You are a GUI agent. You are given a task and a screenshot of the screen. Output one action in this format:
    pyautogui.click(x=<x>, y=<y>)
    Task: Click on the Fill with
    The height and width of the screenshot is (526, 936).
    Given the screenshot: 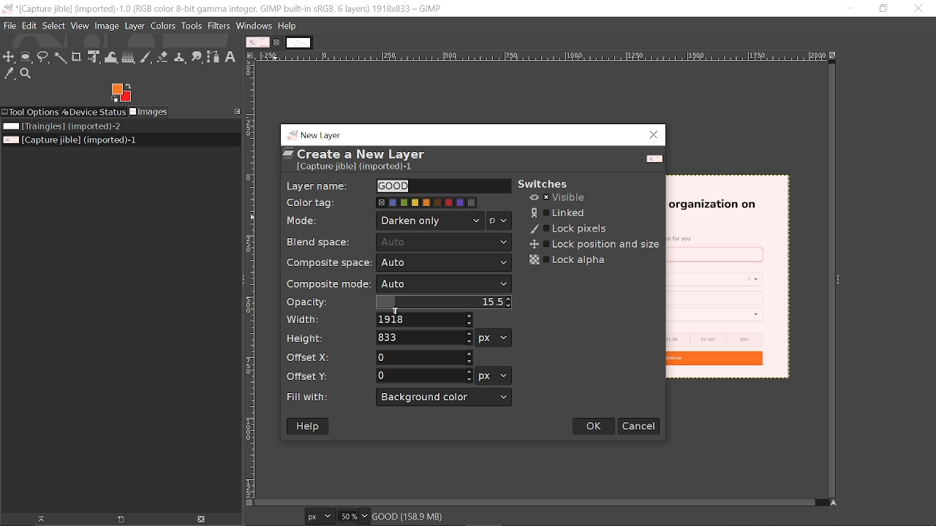 What is the action you would take?
    pyautogui.click(x=445, y=397)
    